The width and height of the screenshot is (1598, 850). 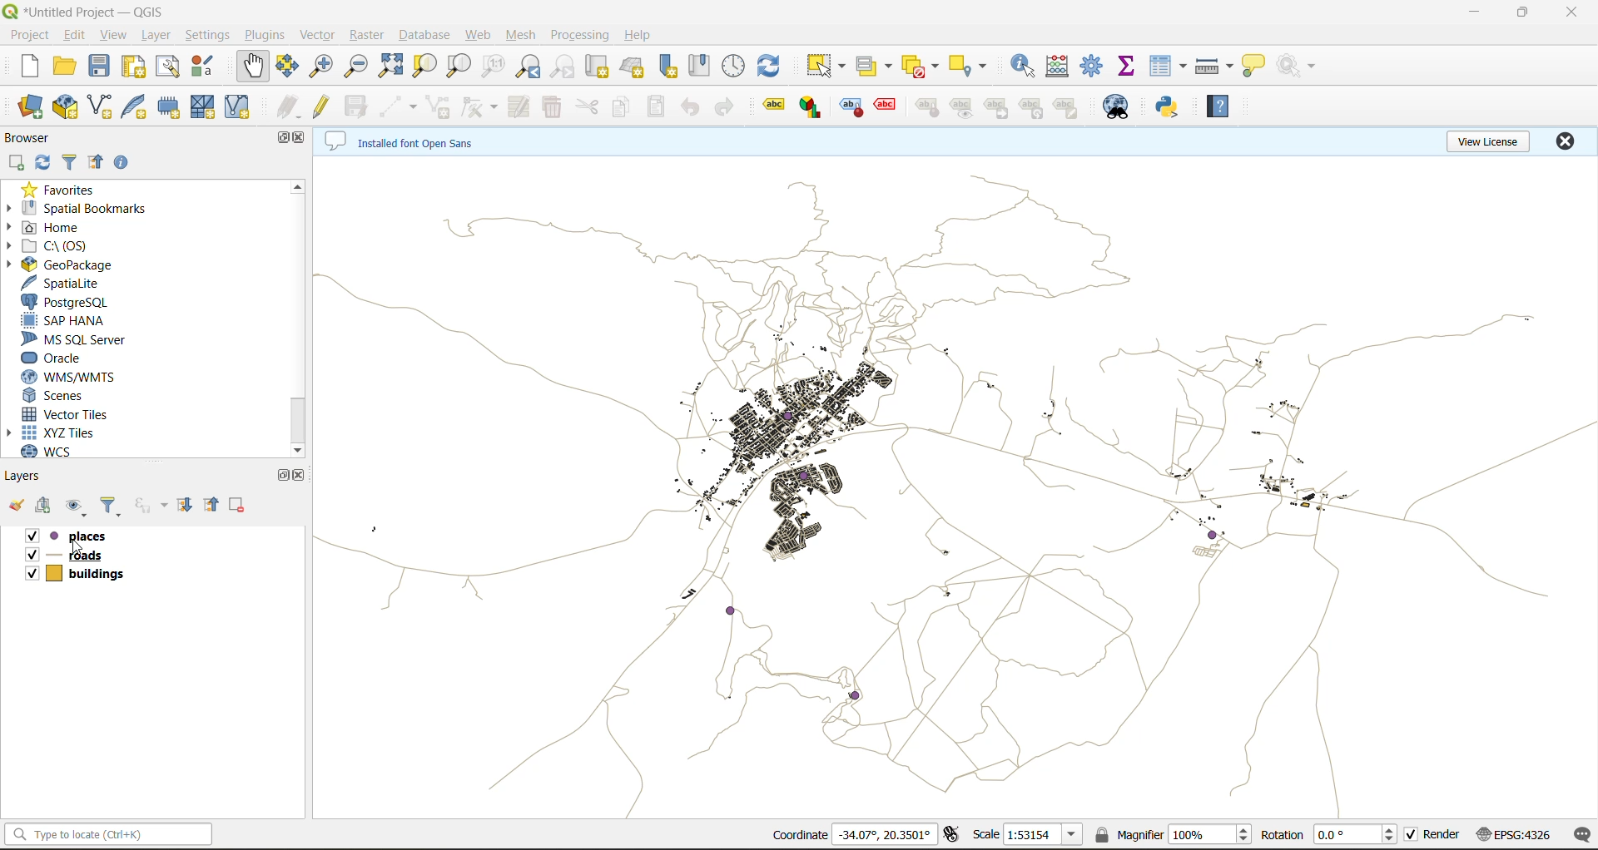 I want to click on layer labeling, so click(x=772, y=107).